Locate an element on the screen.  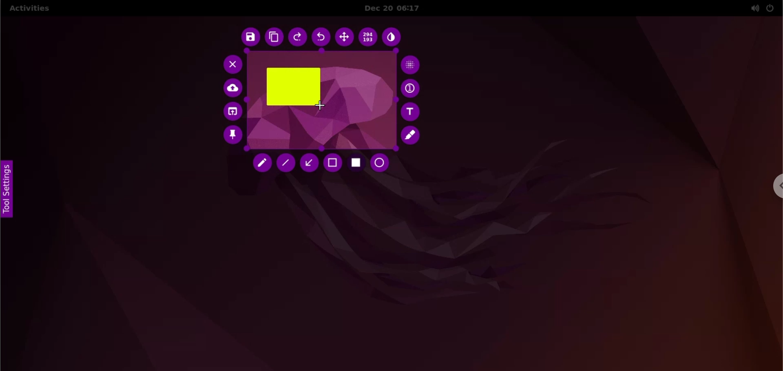
auto increment is located at coordinates (411, 88).